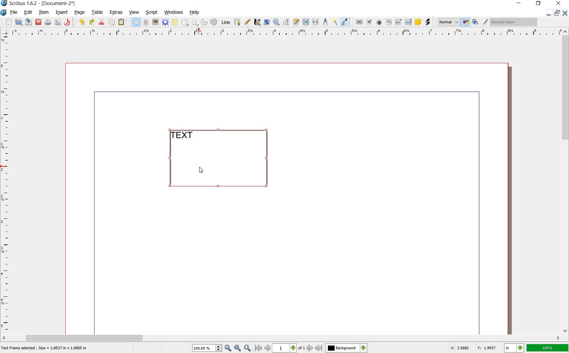  Describe the element at coordinates (62, 13) in the screenshot. I see `insert` at that location.